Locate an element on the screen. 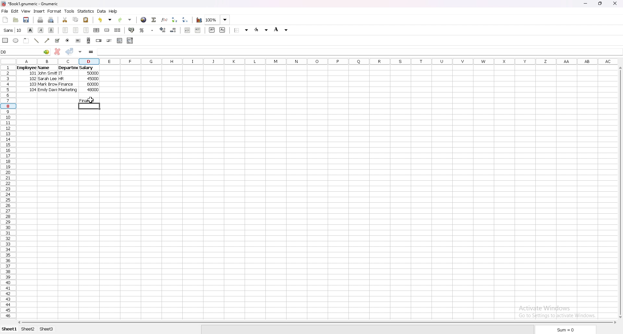  emily davi is located at coordinates (47, 90).